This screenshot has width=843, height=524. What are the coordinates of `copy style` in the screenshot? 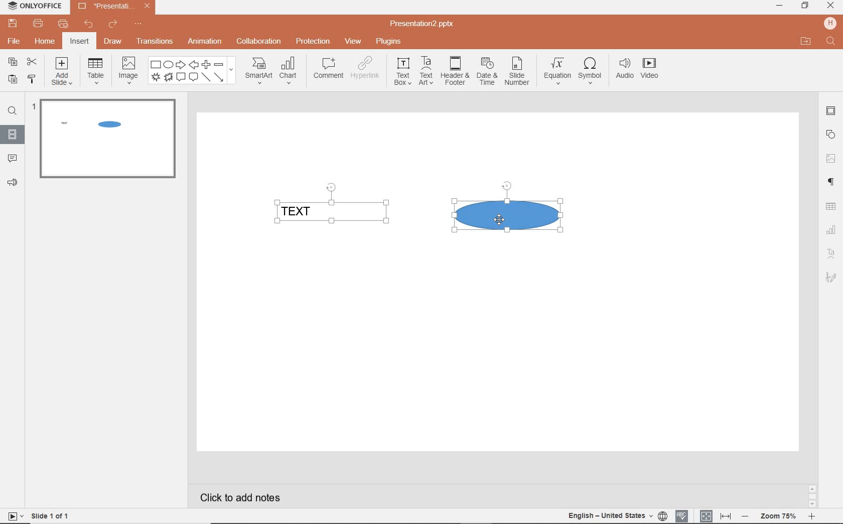 It's located at (32, 79).